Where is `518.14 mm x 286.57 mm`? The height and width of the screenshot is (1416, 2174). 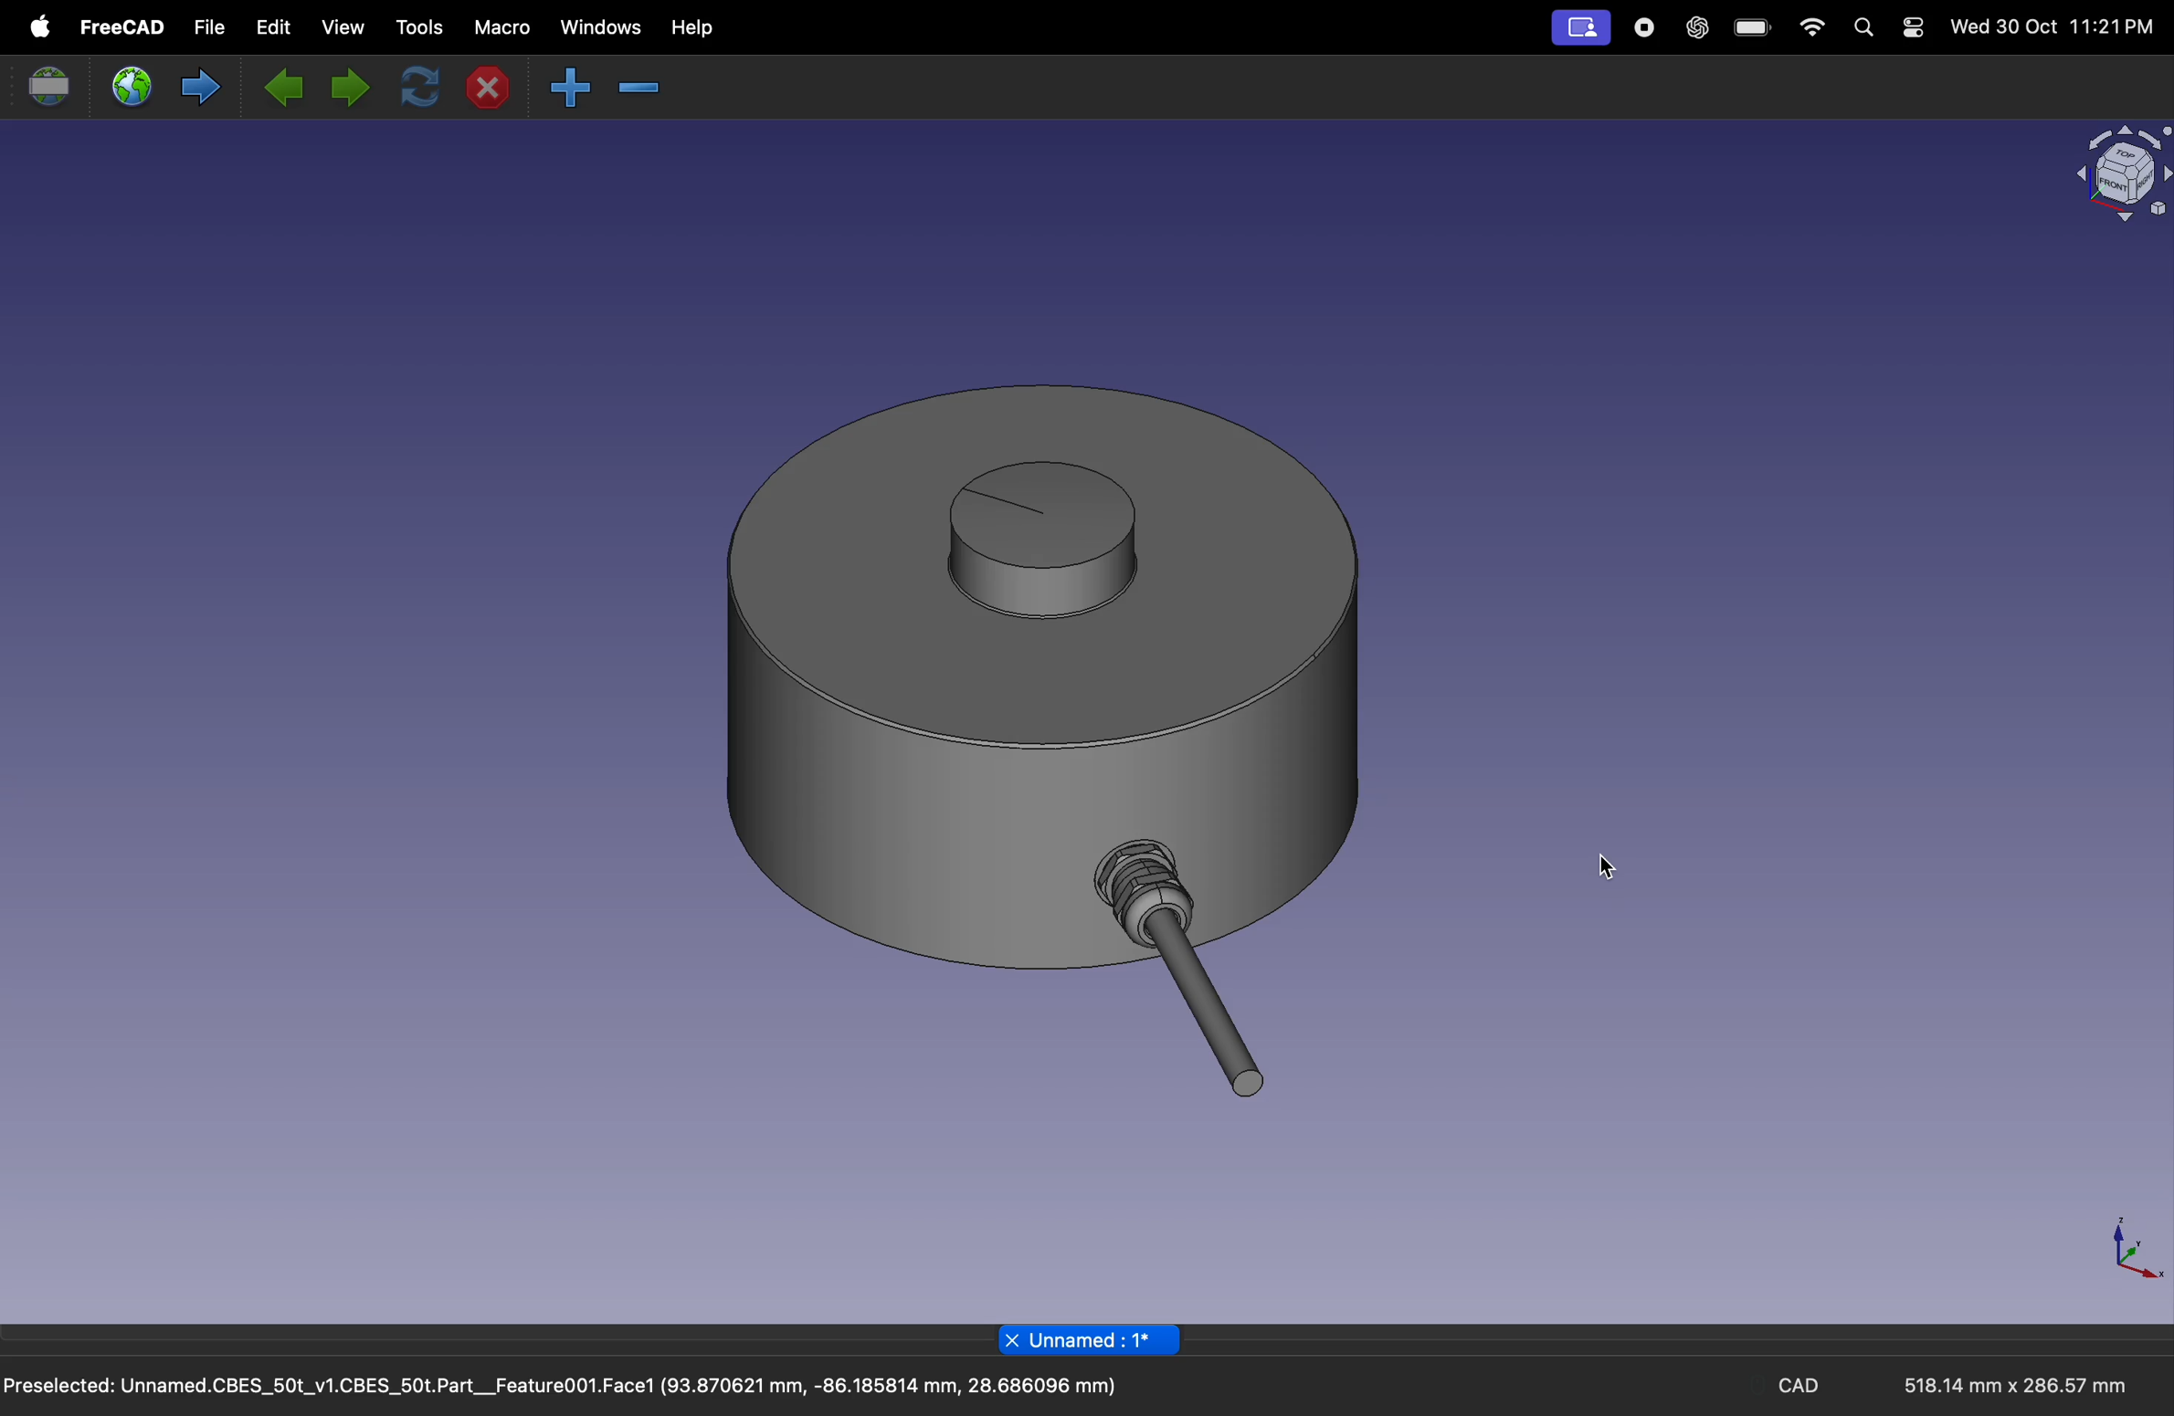
518.14 mm x 286.57 mm is located at coordinates (2000, 1385).